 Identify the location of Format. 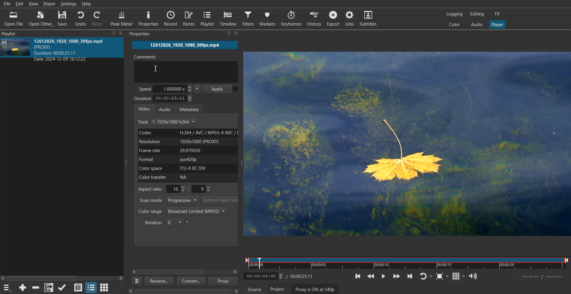
(186, 159).